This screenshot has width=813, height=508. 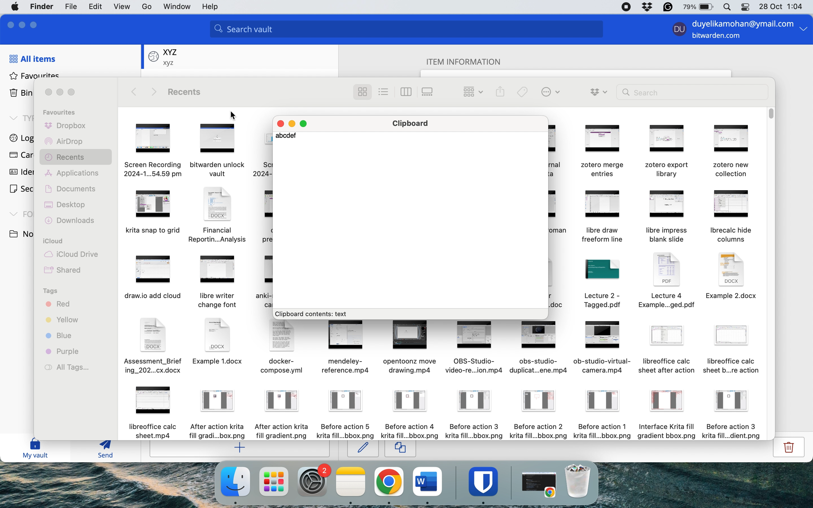 What do you see at coordinates (213, 7) in the screenshot?
I see `help` at bounding box center [213, 7].